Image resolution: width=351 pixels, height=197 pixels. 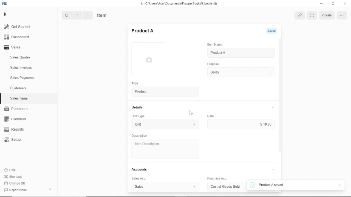 What do you see at coordinates (281, 94) in the screenshot?
I see `Vertical scrollbar` at bounding box center [281, 94].